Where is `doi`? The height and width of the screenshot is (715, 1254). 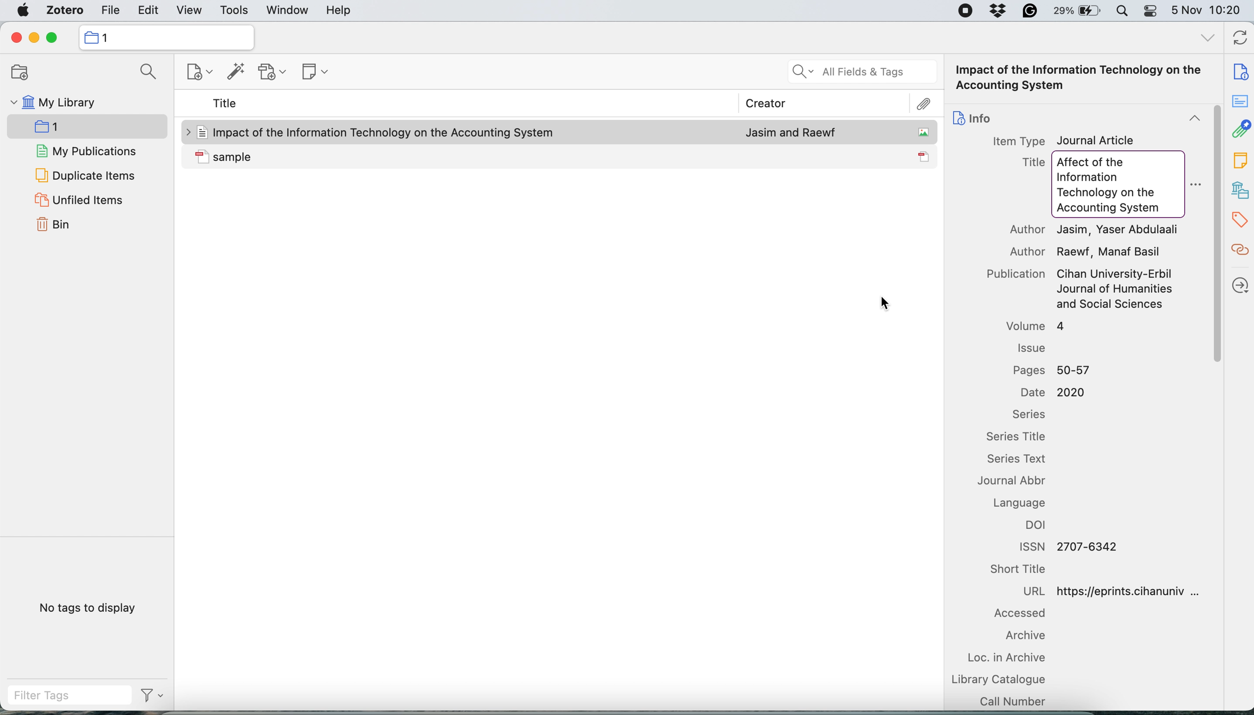 doi is located at coordinates (1038, 524).